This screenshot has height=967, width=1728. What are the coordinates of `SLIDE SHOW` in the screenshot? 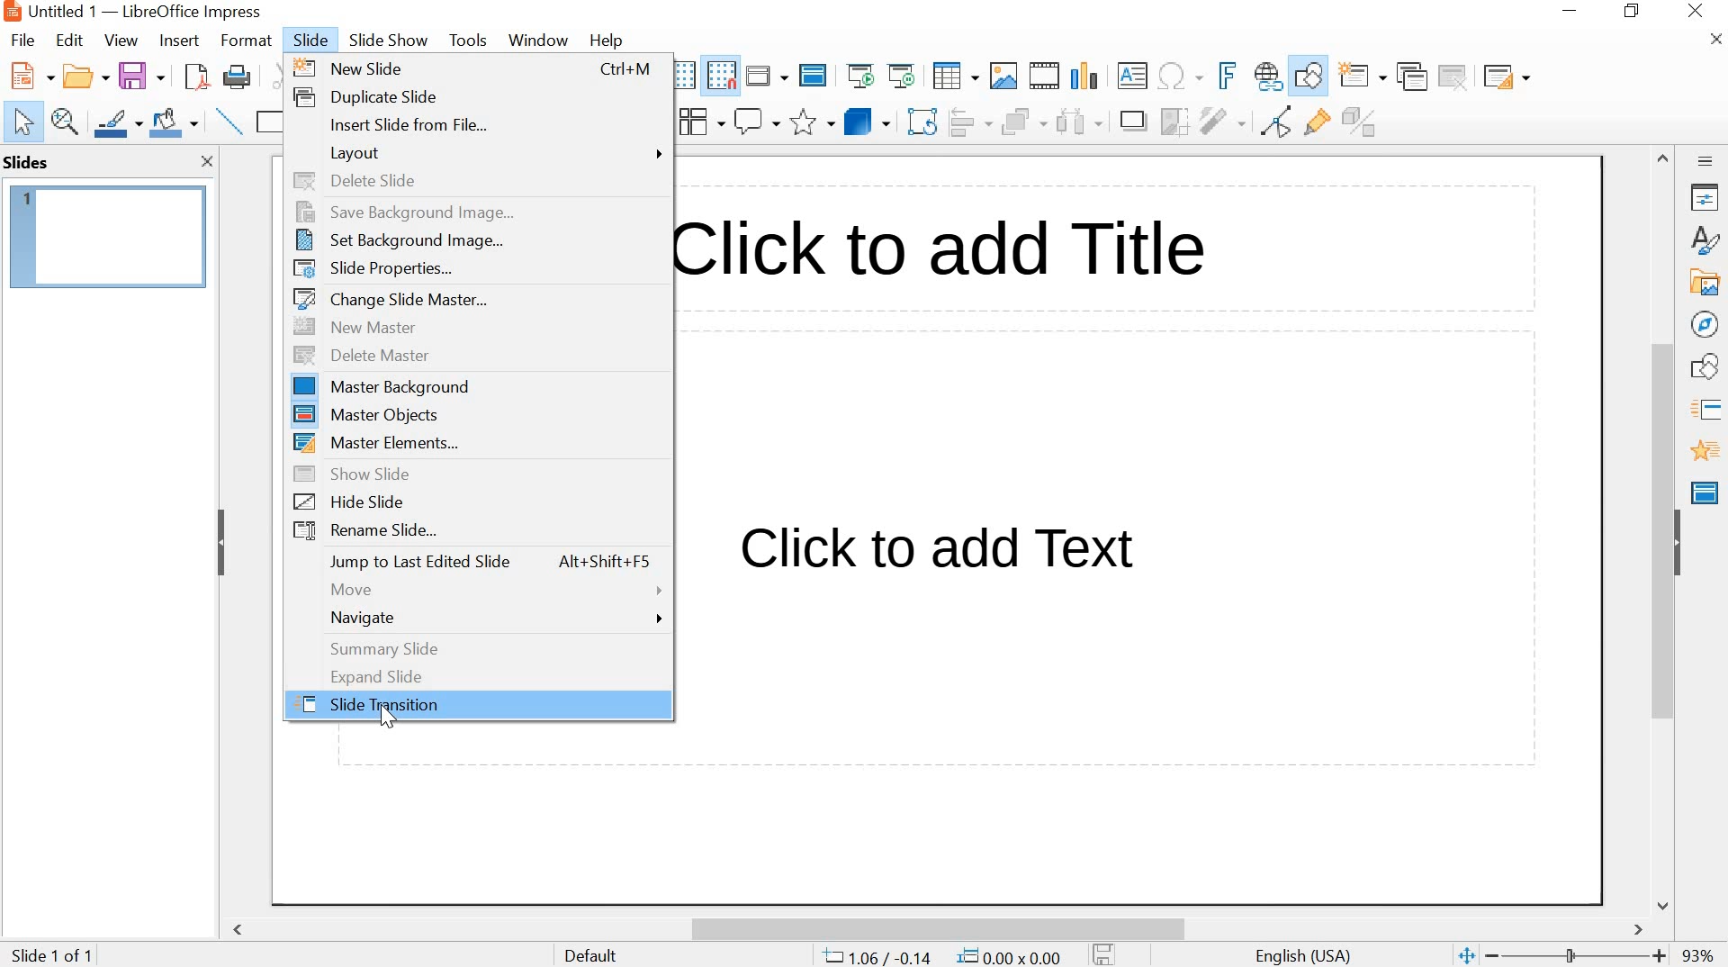 It's located at (388, 41).